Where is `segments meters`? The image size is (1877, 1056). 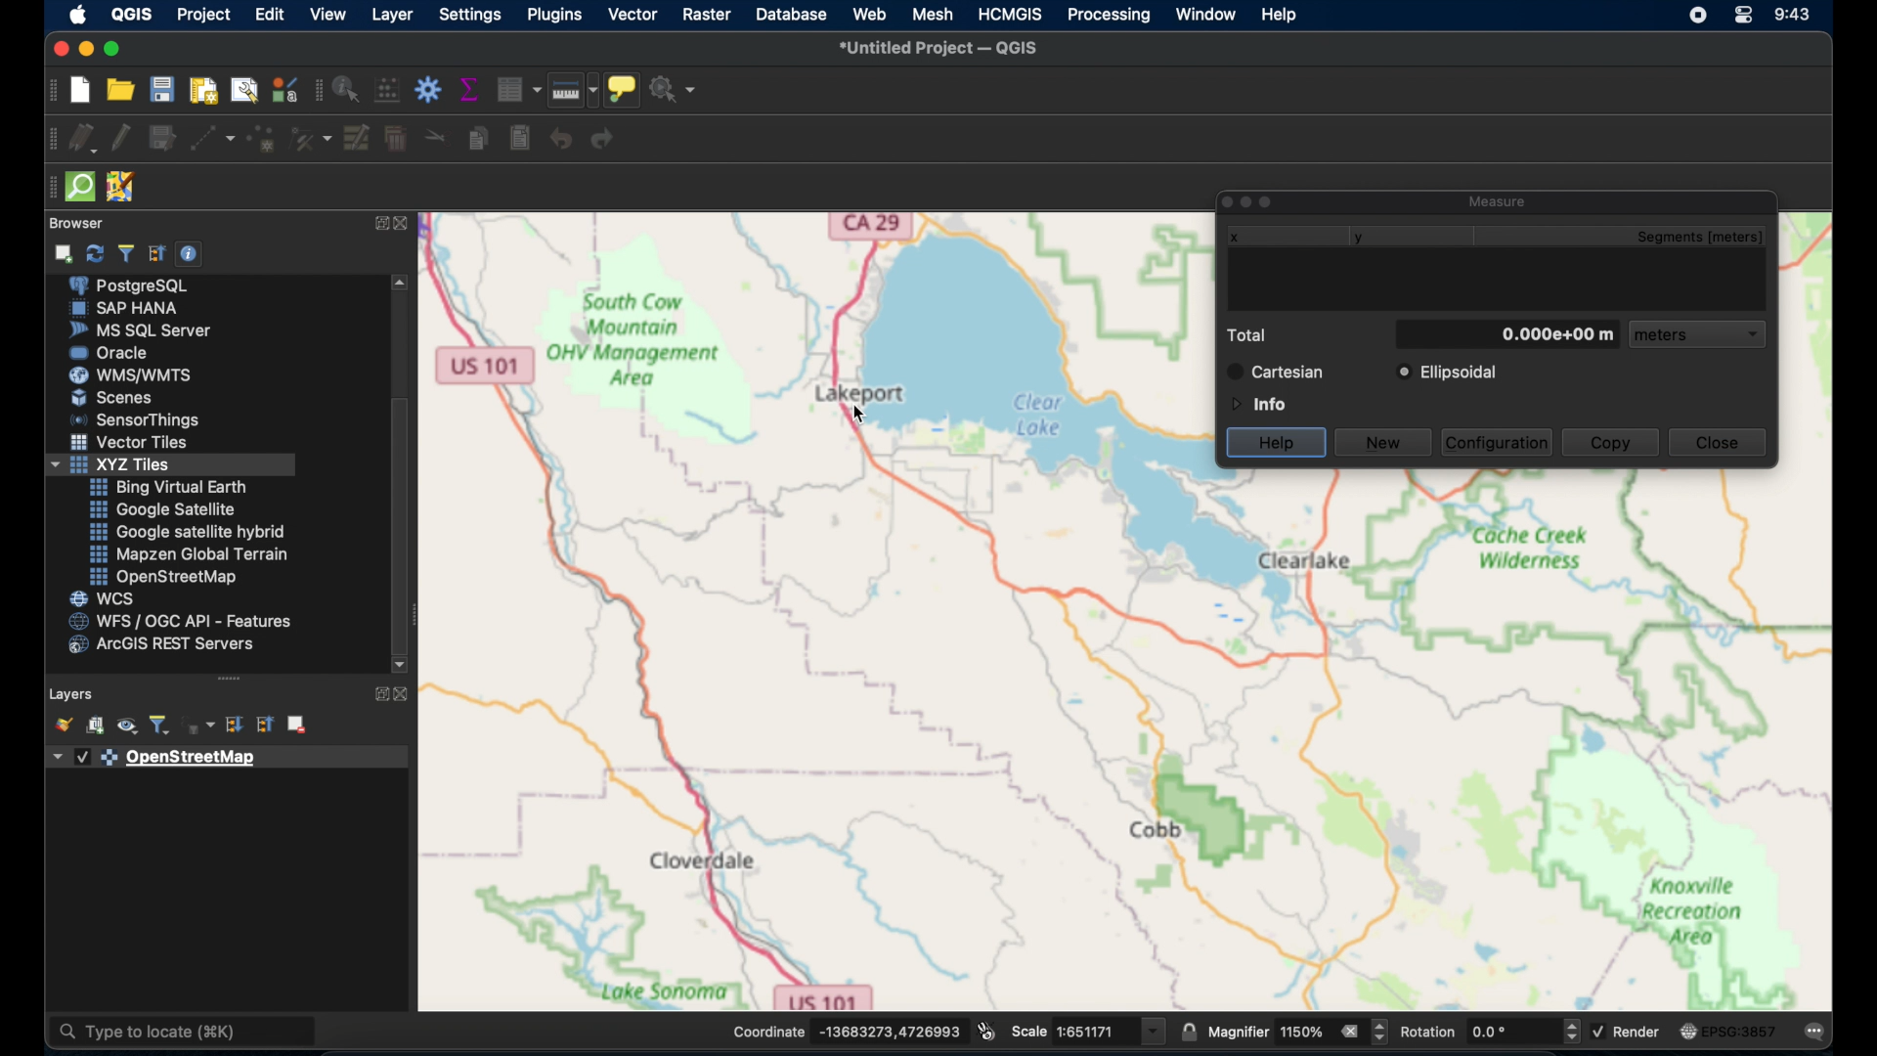 segments meters is located at coordinates (1709, 238).